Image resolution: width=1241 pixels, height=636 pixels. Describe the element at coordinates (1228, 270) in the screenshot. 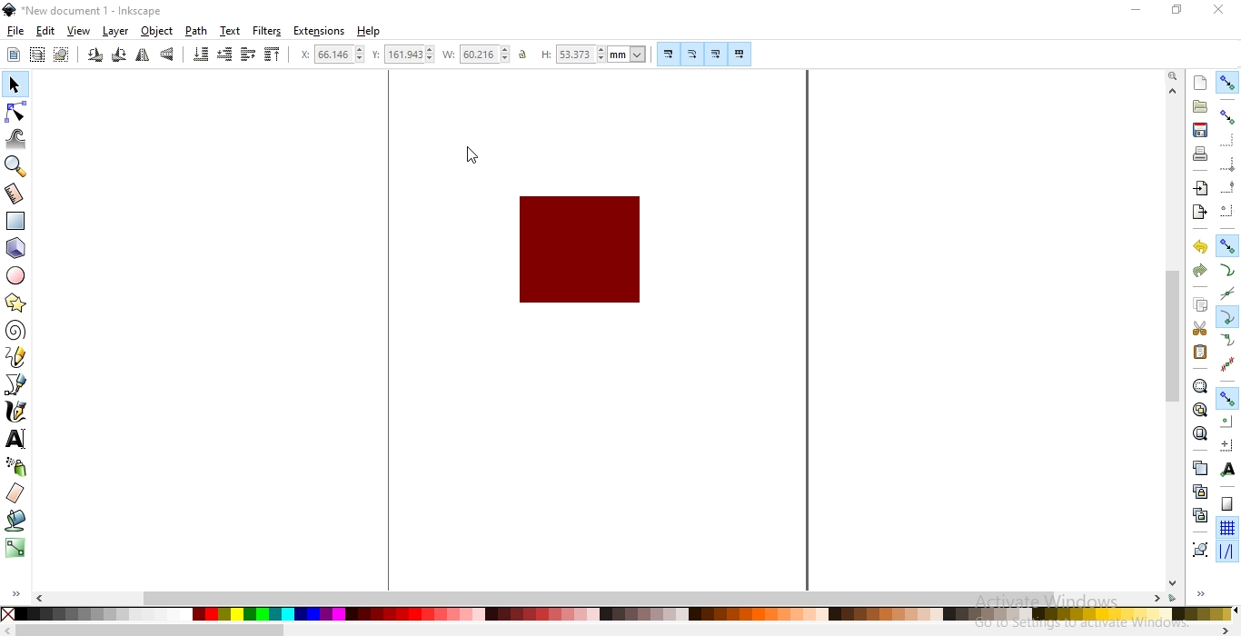

I see `snap to paths` at that location.